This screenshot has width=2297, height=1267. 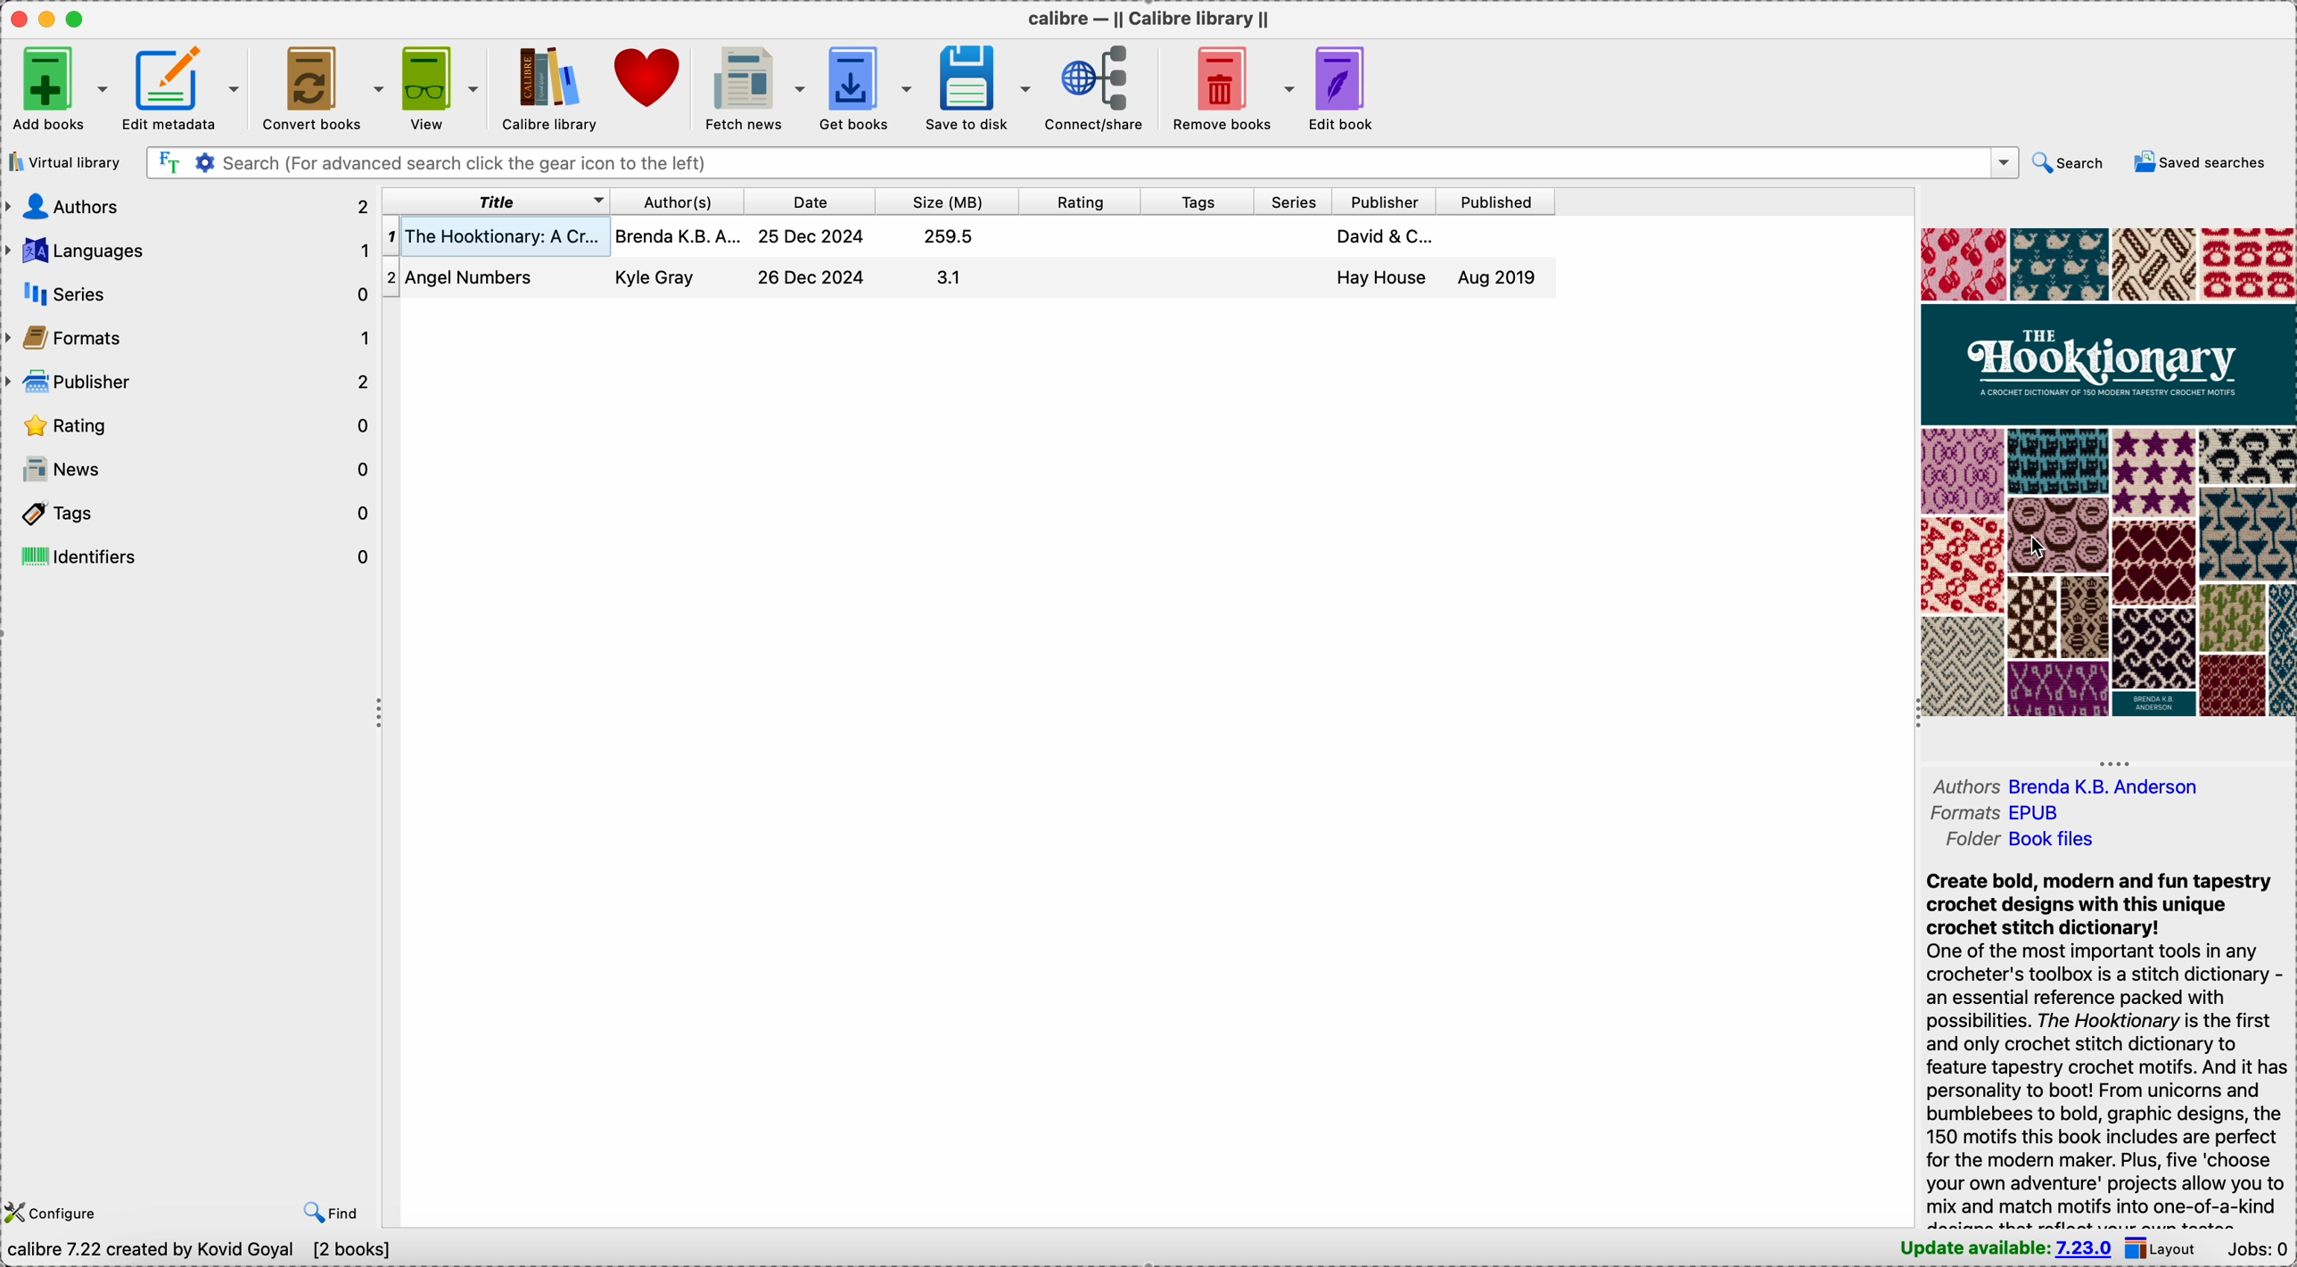 I want to click on publisher, so click(x=191, y=382).